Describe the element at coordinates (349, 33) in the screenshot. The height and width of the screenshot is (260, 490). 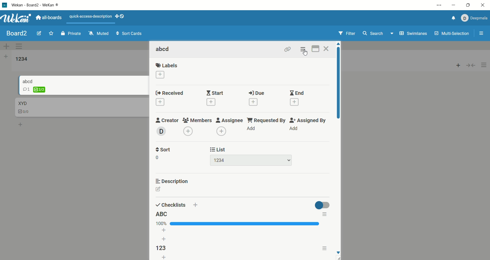
I see `filter` at that location.